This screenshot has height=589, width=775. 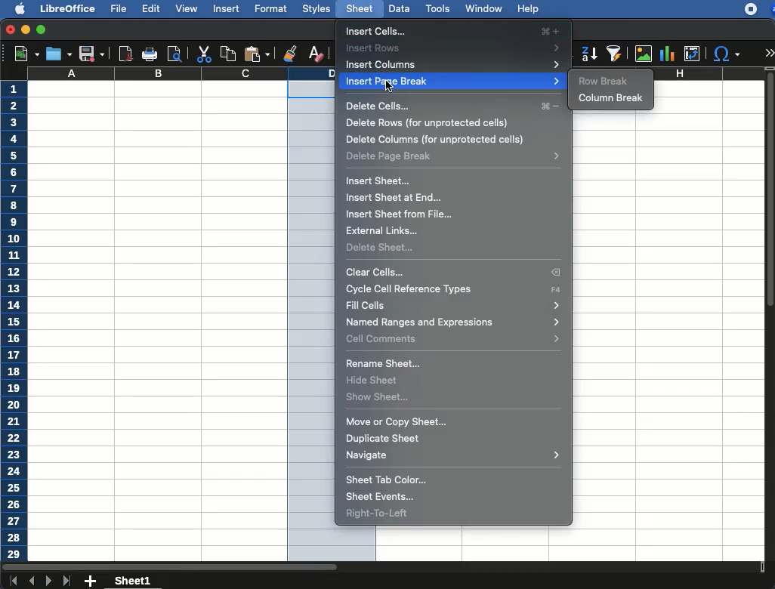 What do you see at coordinates (32, 581) in the screenshot?
I see `previous sheet` at bounding box center [32, 581].